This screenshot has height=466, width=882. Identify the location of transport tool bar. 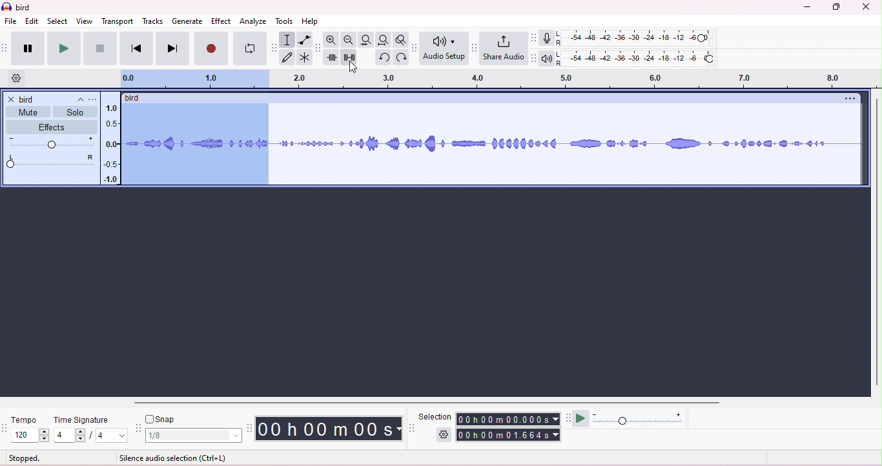
(6, 46).